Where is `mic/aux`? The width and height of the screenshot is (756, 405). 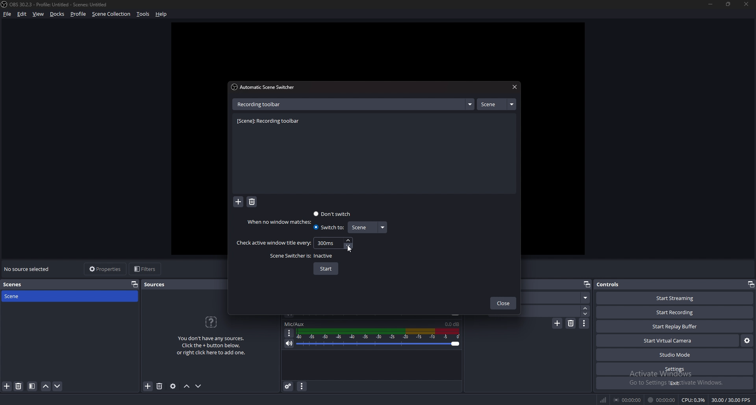 mic/aux is located at coordinates (295, 324).